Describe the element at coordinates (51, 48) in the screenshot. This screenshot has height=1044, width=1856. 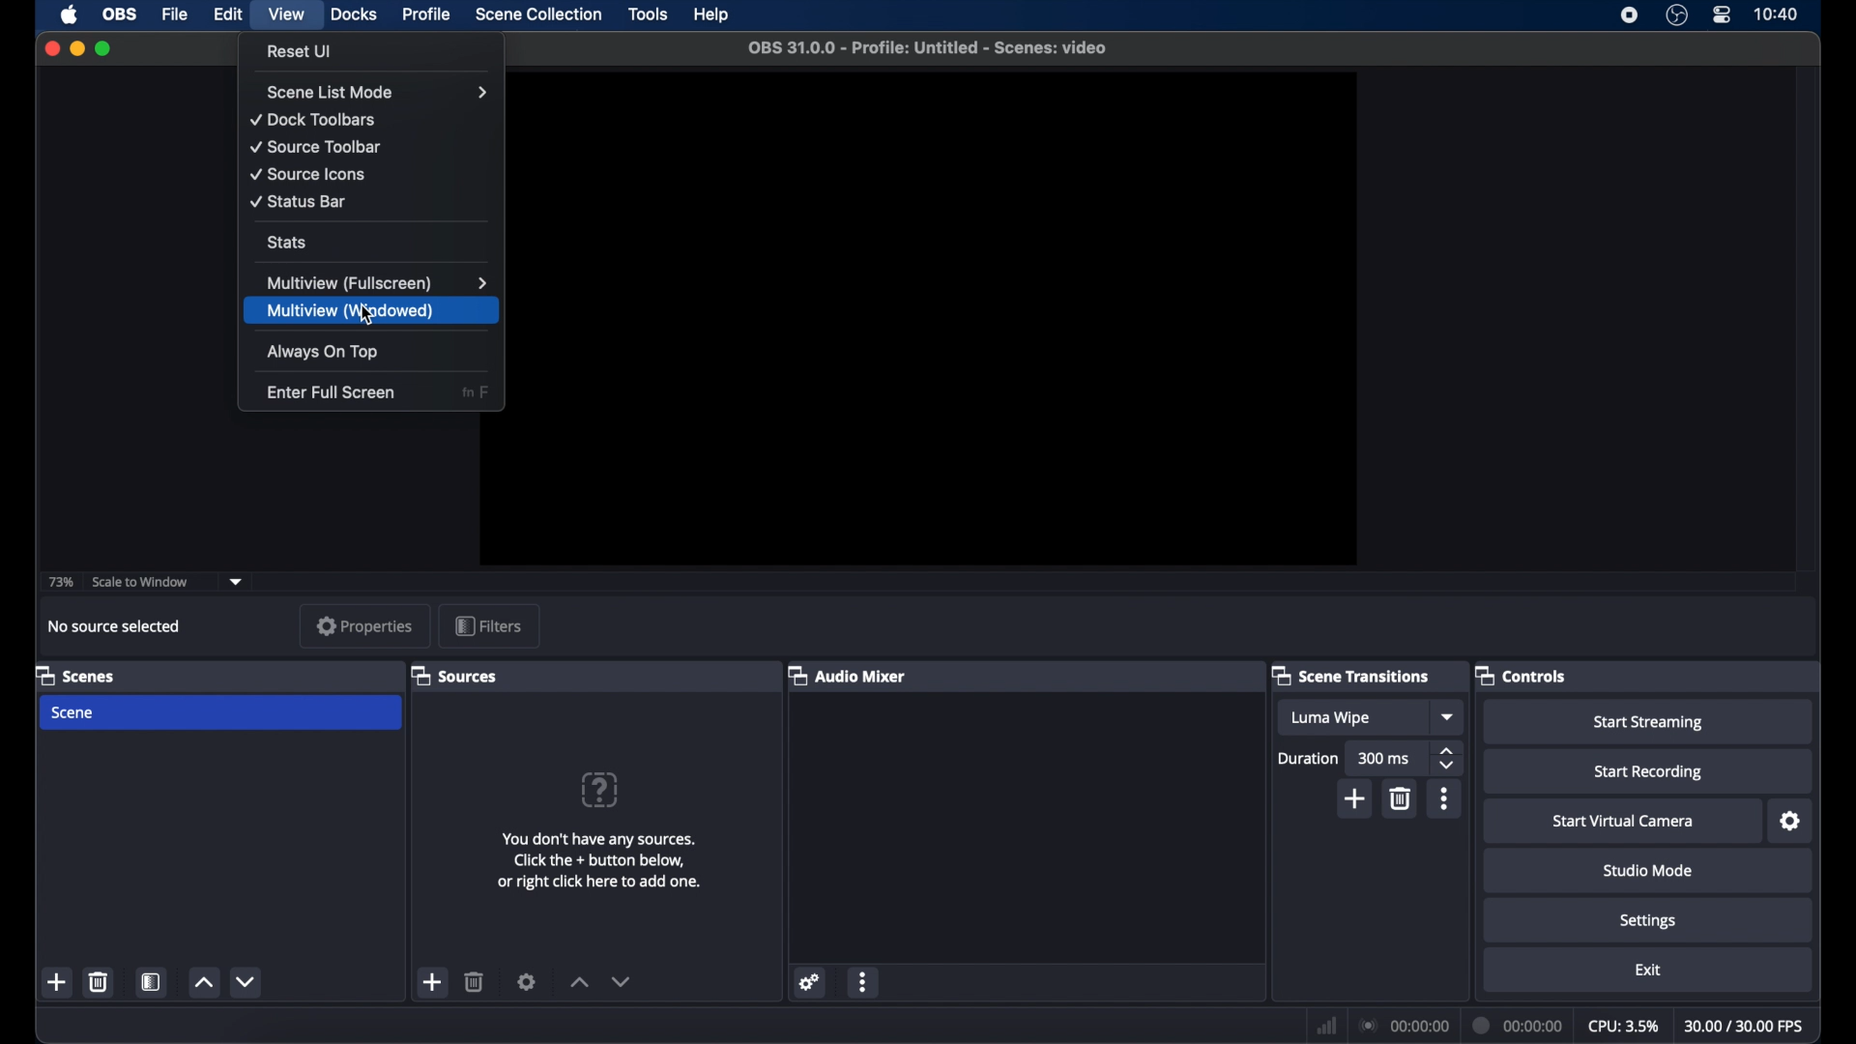
I see `close` at that location.